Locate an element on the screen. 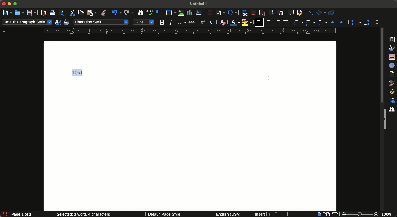 The width and height of the screenshot is (397, 217). Insert special characters is located at coordinates (232, 13).